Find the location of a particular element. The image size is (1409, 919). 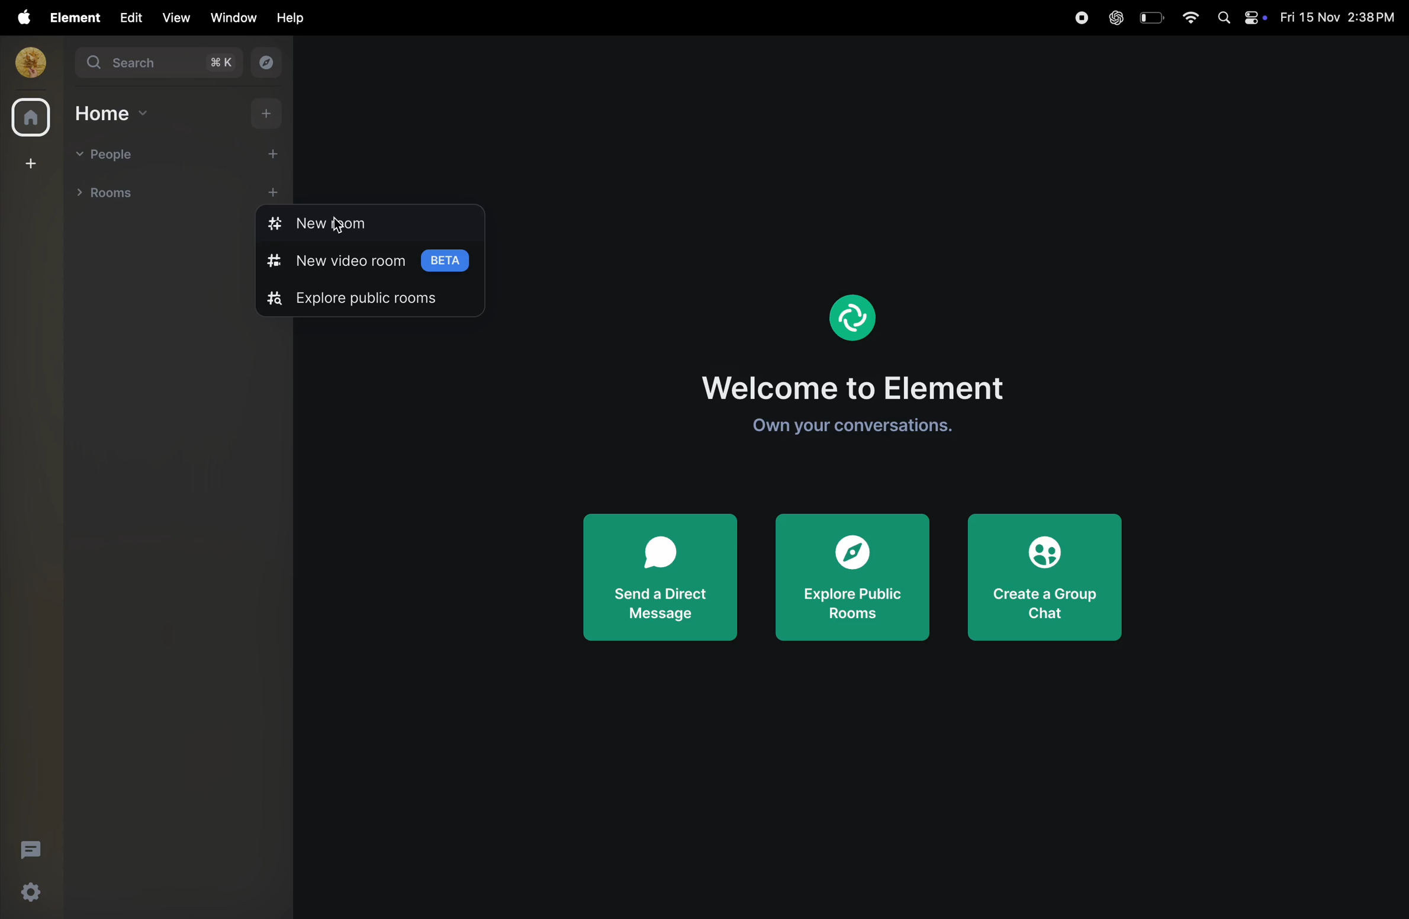

view is located at coordinates (175, 18).